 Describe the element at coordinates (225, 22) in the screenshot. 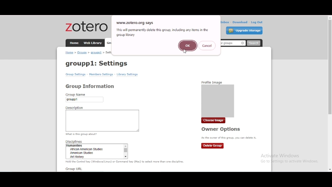

I see `inbox` at that location.